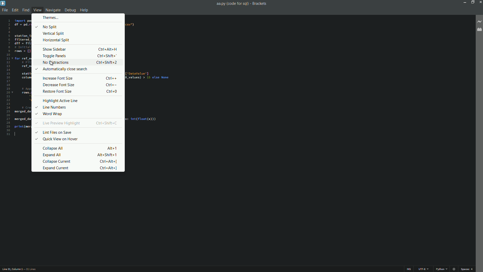 The height and width of the screenshot is (272, 483). Describe the element at coordinates (82, 100) in the screenshot. I see `highlight active line` at that location.